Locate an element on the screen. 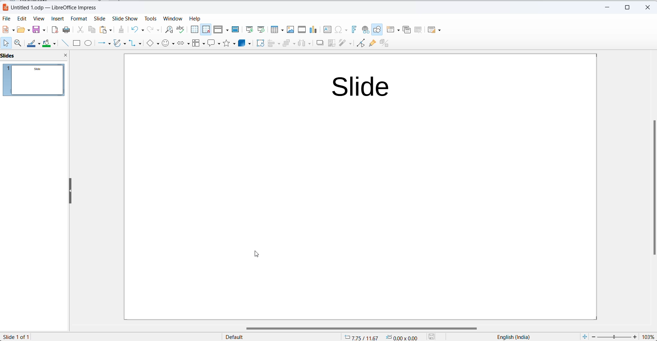 The image size is (657, 341). style options is located at coordinates (236, 337).